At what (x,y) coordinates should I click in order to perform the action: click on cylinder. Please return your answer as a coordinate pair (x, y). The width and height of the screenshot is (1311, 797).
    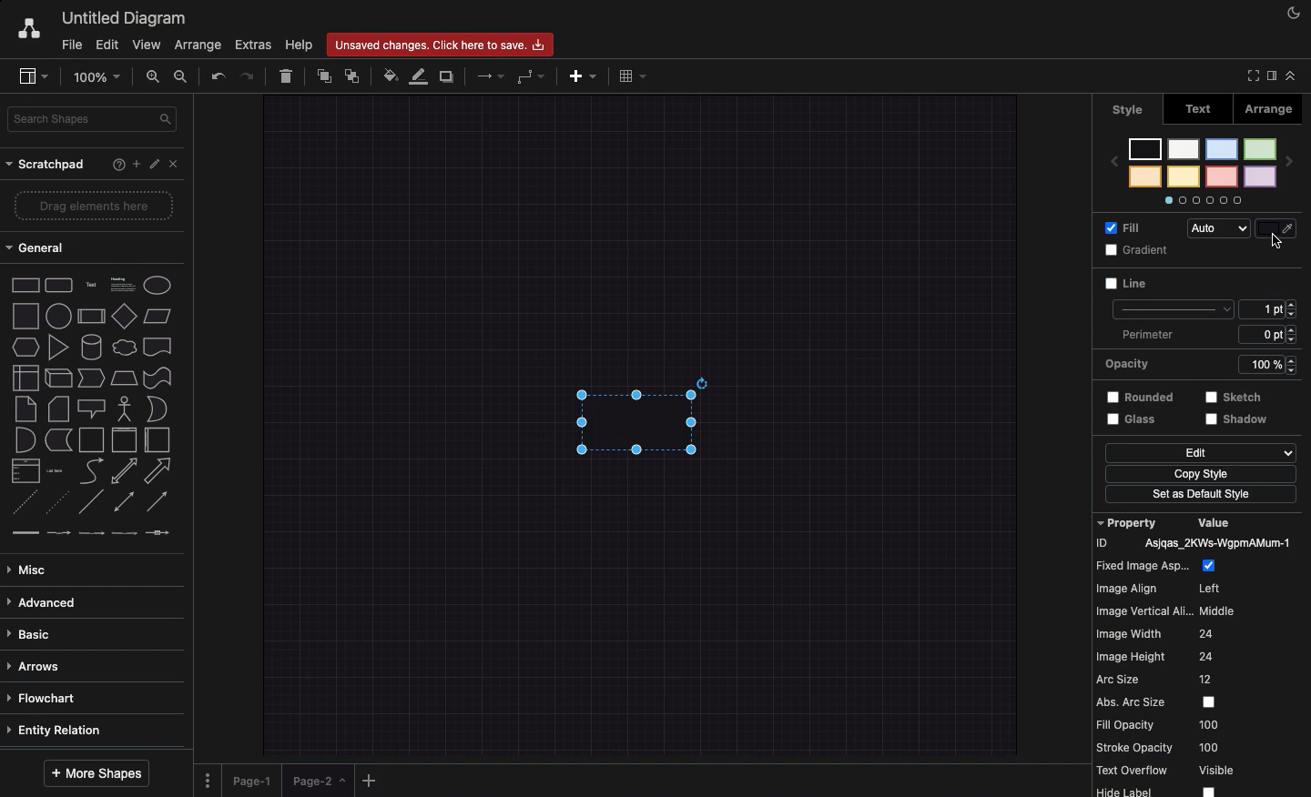
    Looking at the image, I should click on (91, 346).